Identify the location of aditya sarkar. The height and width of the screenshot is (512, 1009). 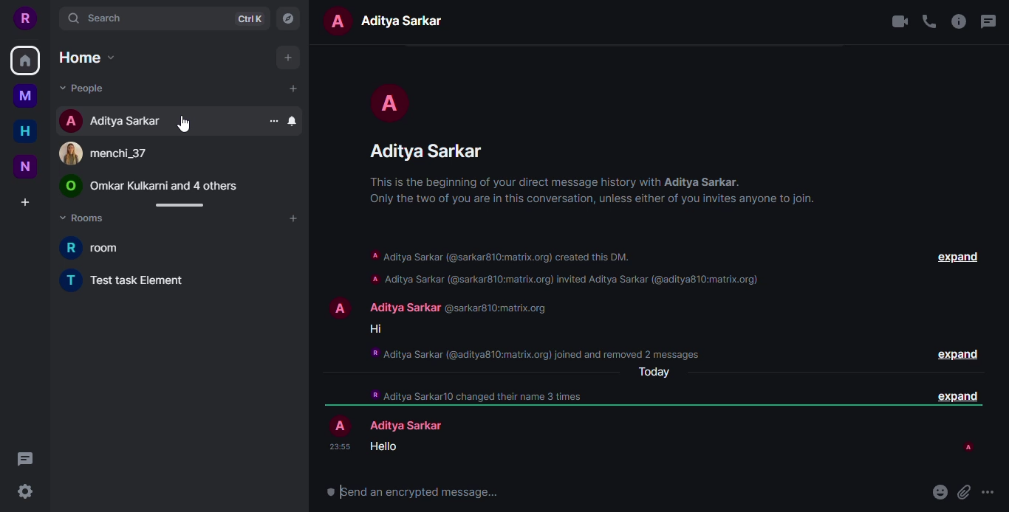
(112, 121).